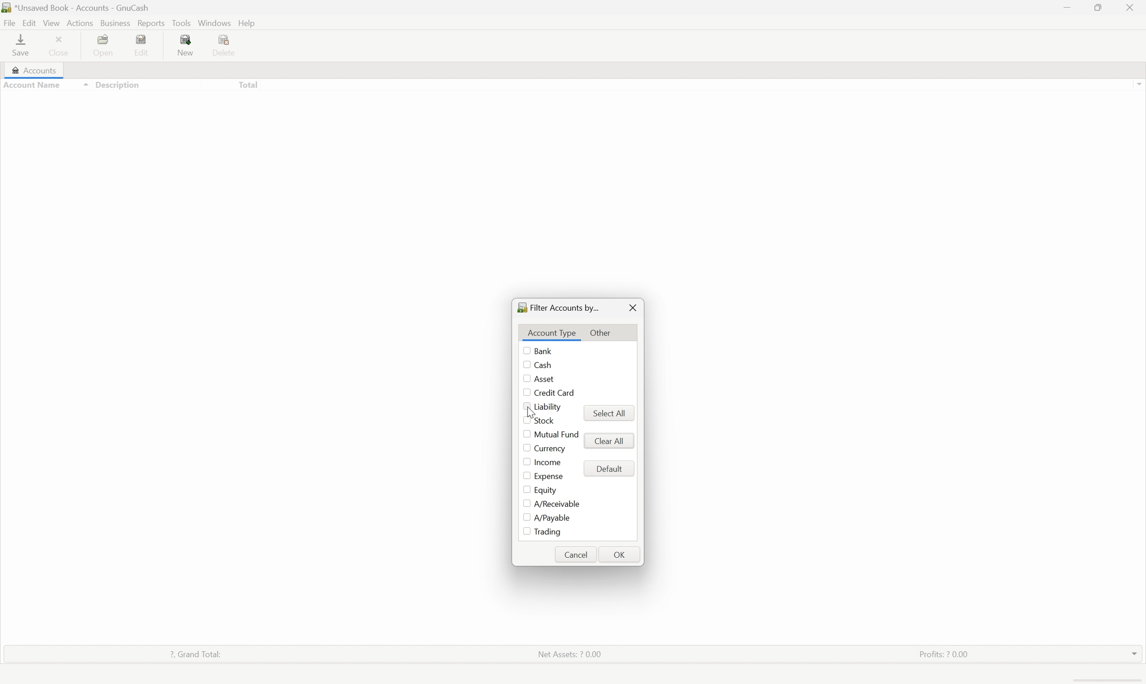 The width and height of the screenshot is (1146, 684). I want to click on Checkbox, so click(525, 532).